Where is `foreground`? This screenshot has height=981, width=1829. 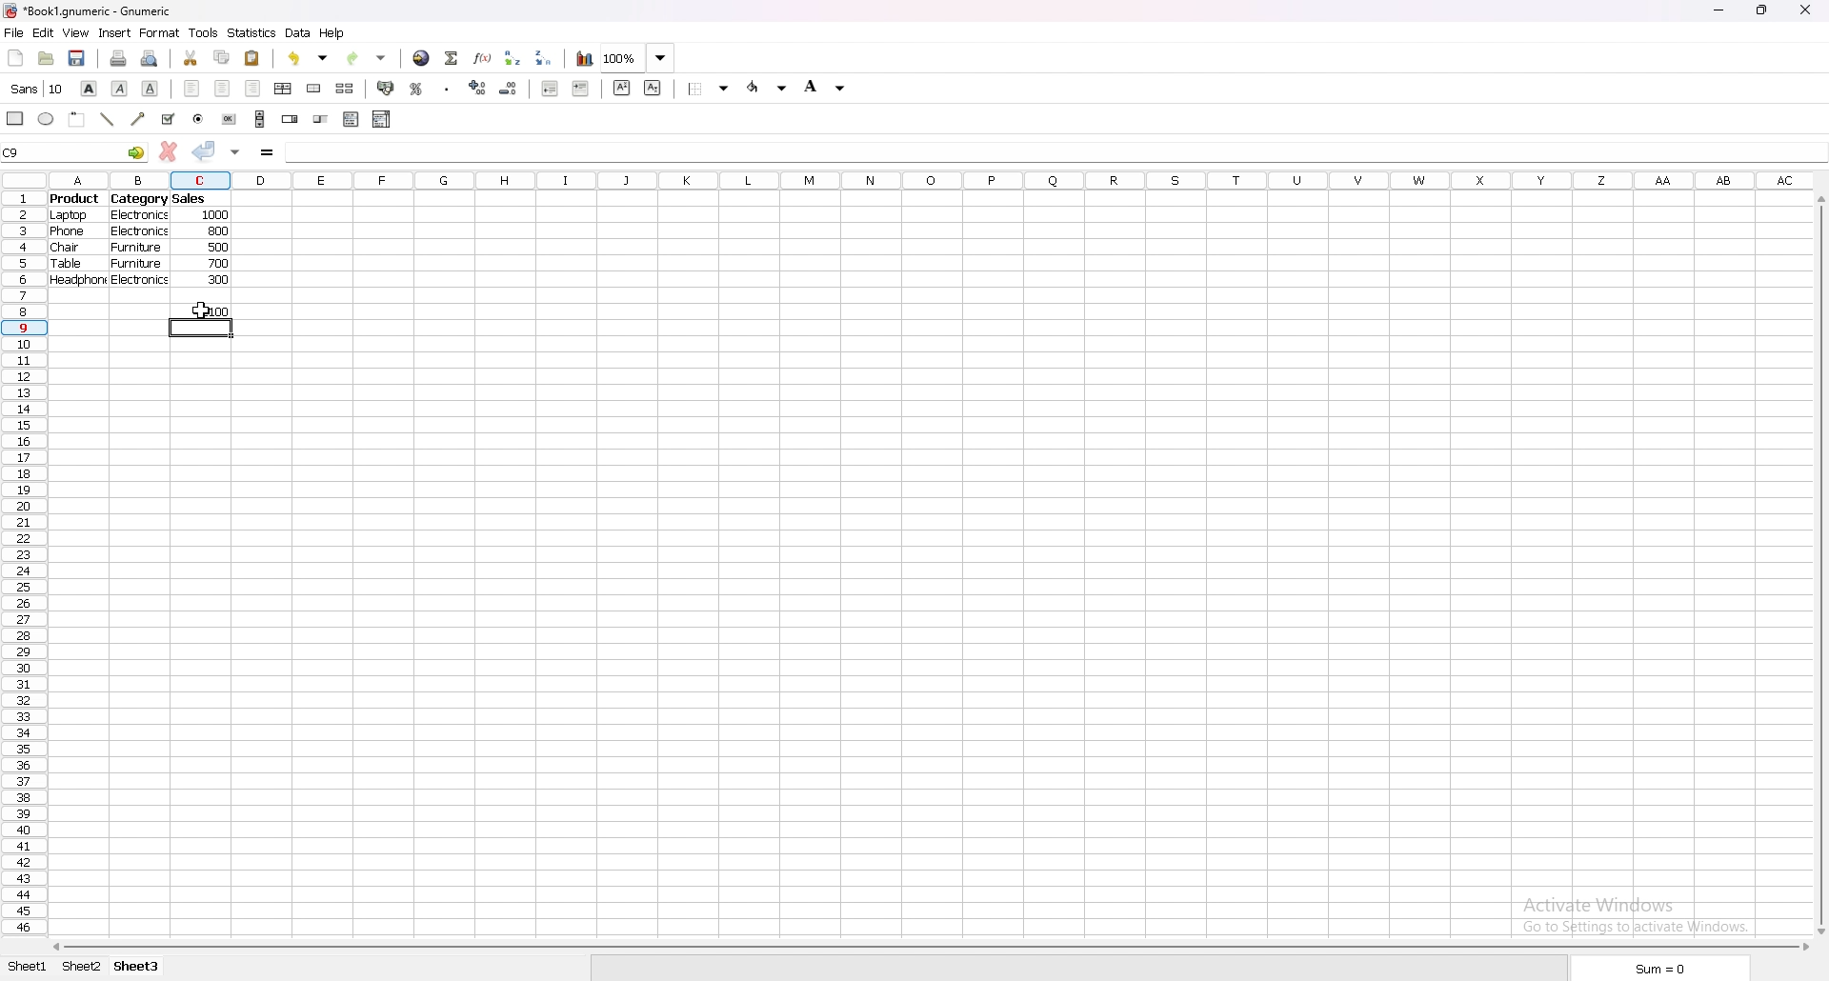 foreground is located at coordinates (770, 88).